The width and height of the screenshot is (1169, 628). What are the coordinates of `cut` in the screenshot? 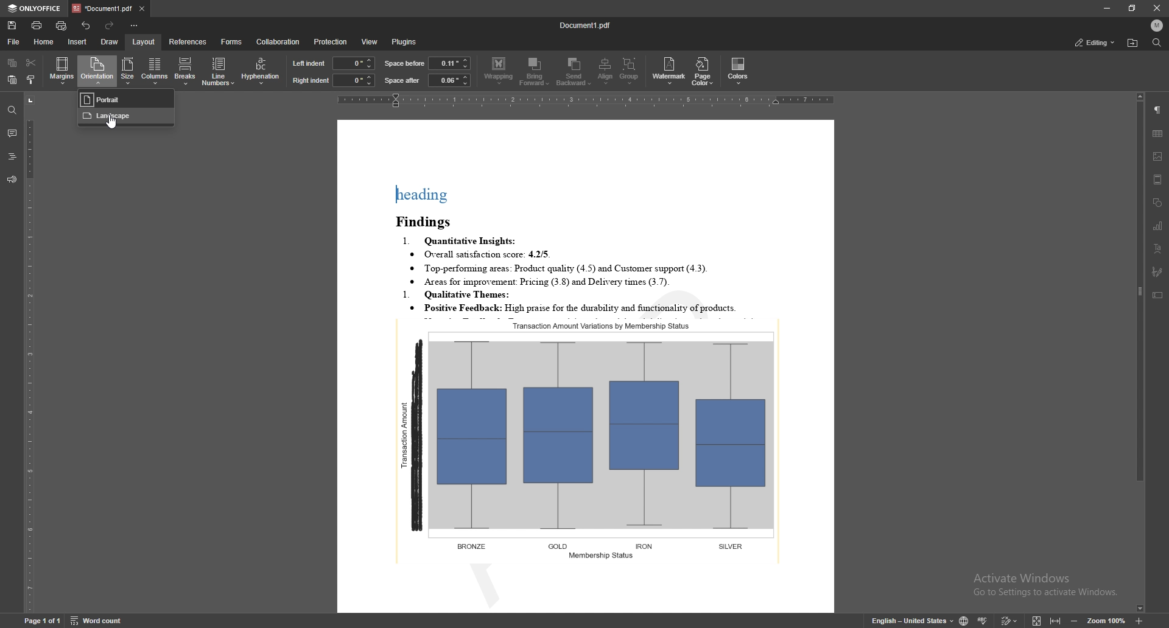 It's located at (32, 62).